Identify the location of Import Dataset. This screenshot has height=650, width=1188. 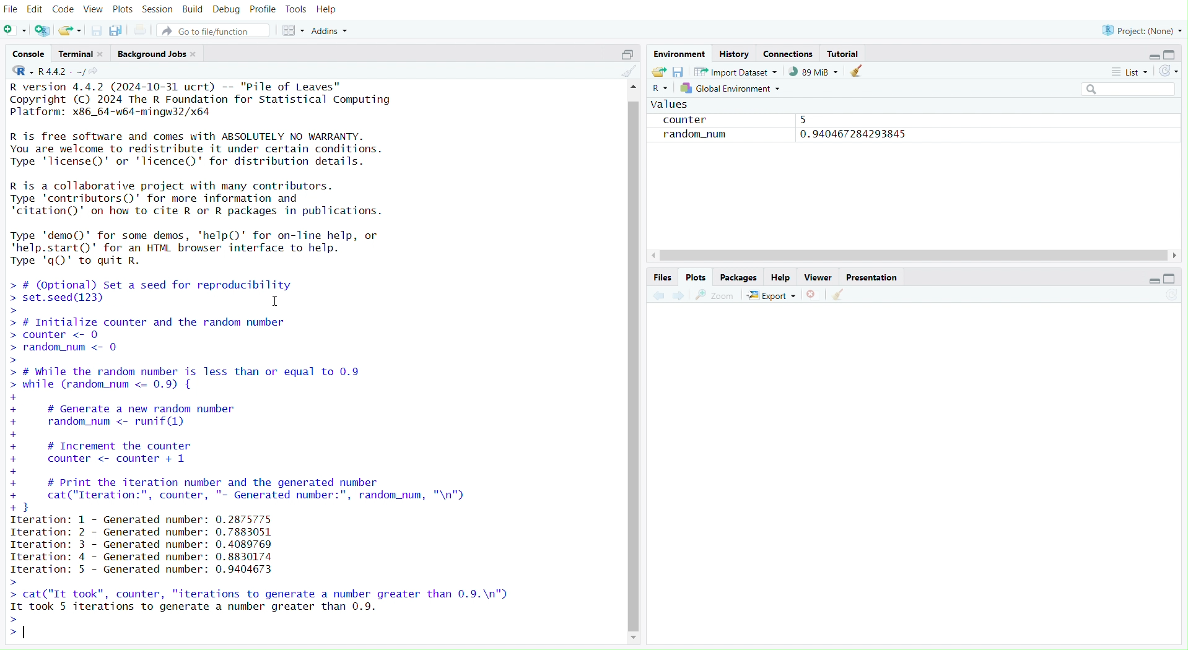
(738, 72).